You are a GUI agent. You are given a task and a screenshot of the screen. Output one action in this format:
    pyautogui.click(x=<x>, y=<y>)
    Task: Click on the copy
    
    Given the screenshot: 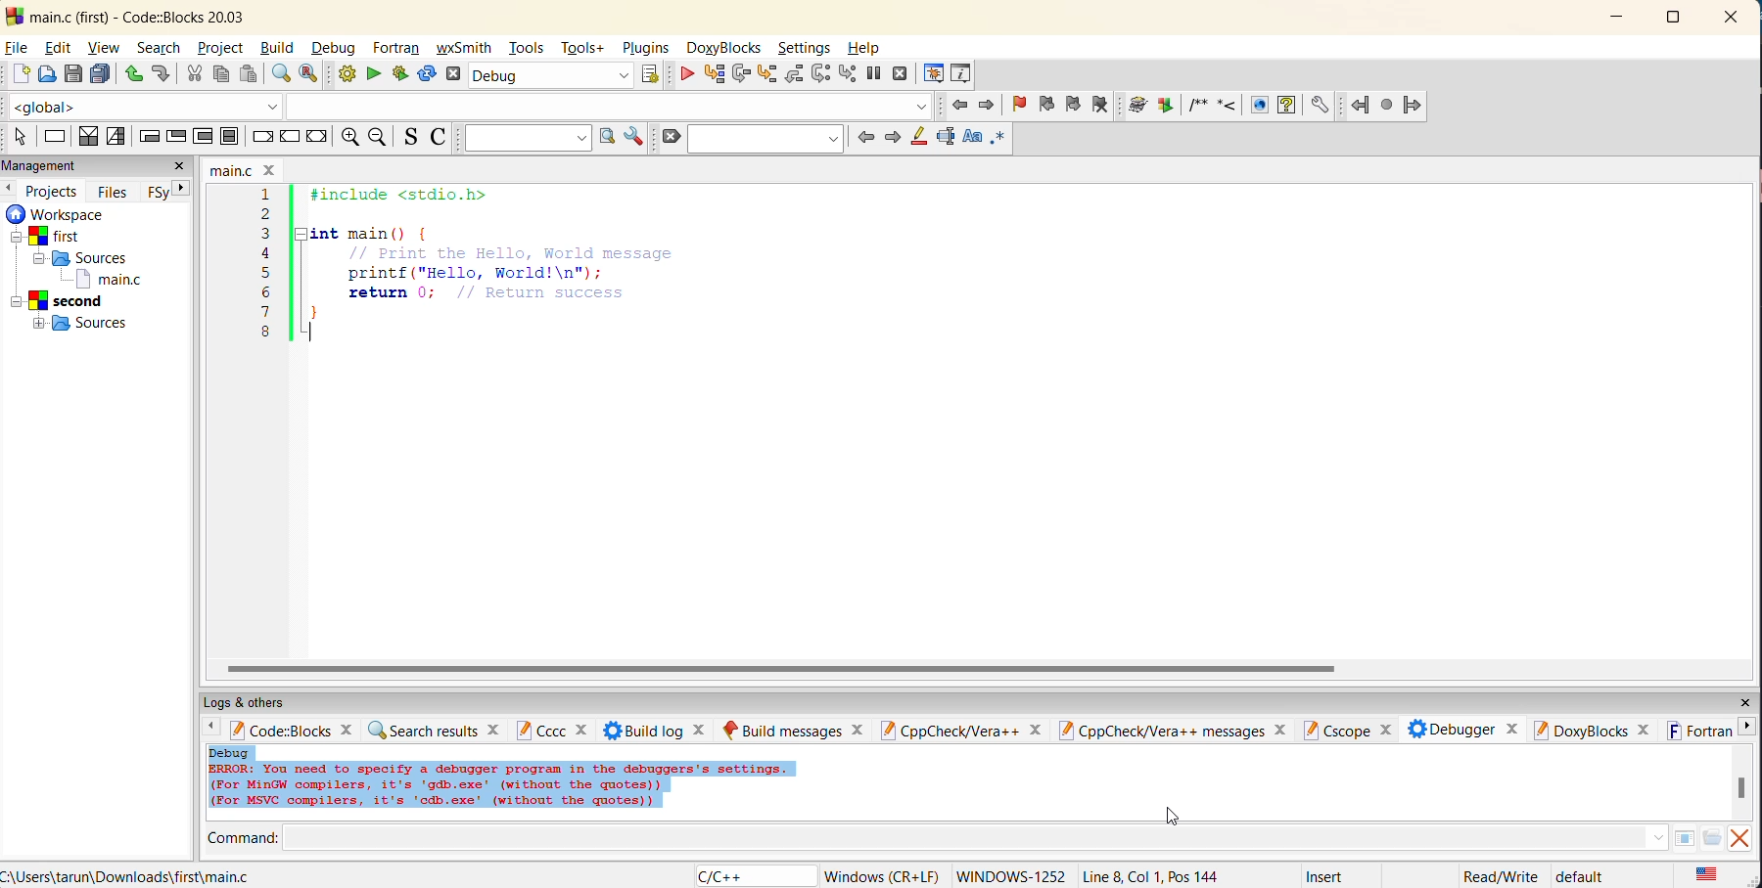 What is the action you would take?
    pyautogui.click(x=223, y=75)
    